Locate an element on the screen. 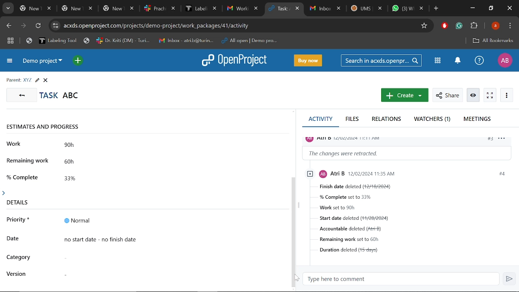 The height and width of the screenshot is (292, 519). Version is located at coordinates (168, 272).